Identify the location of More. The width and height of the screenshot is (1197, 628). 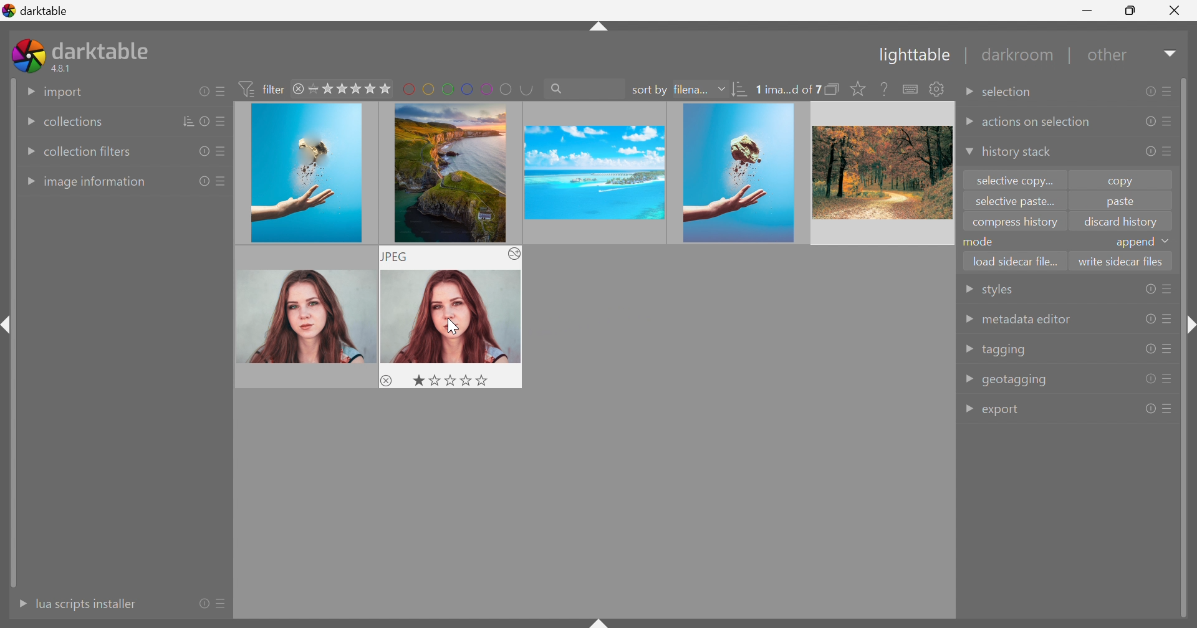
(18, 604).